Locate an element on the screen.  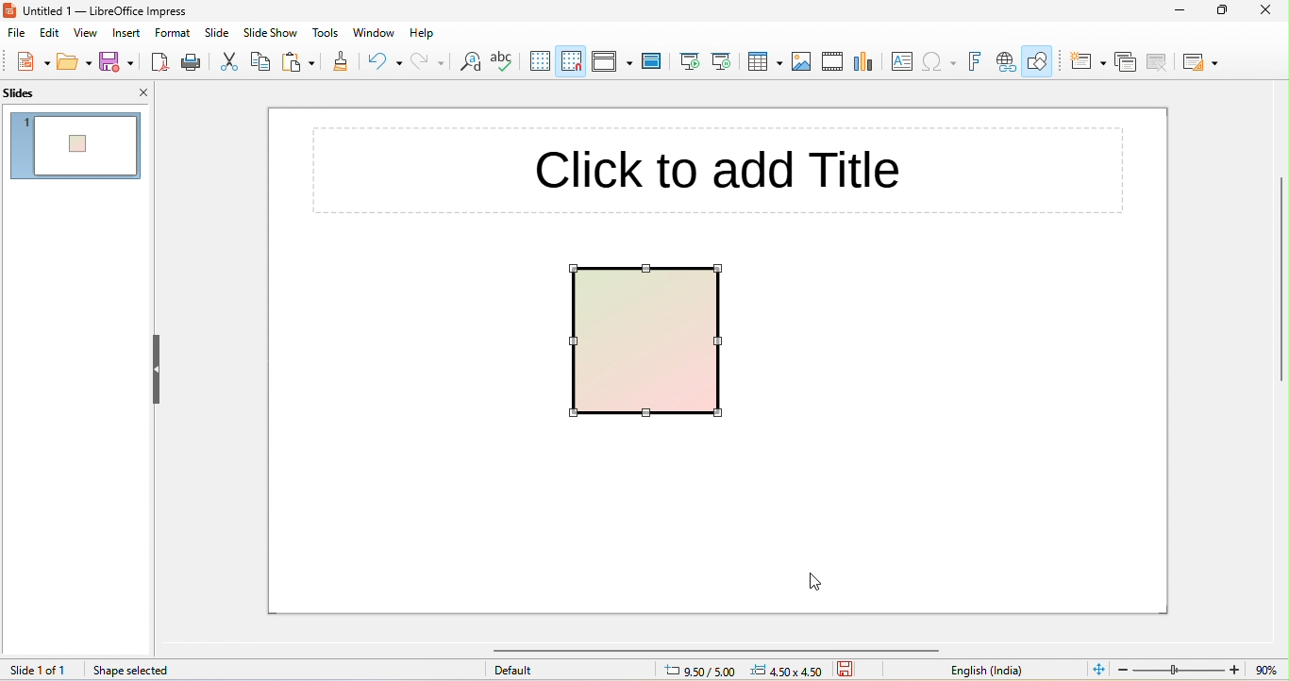
table is located at coordinates (763, 61).